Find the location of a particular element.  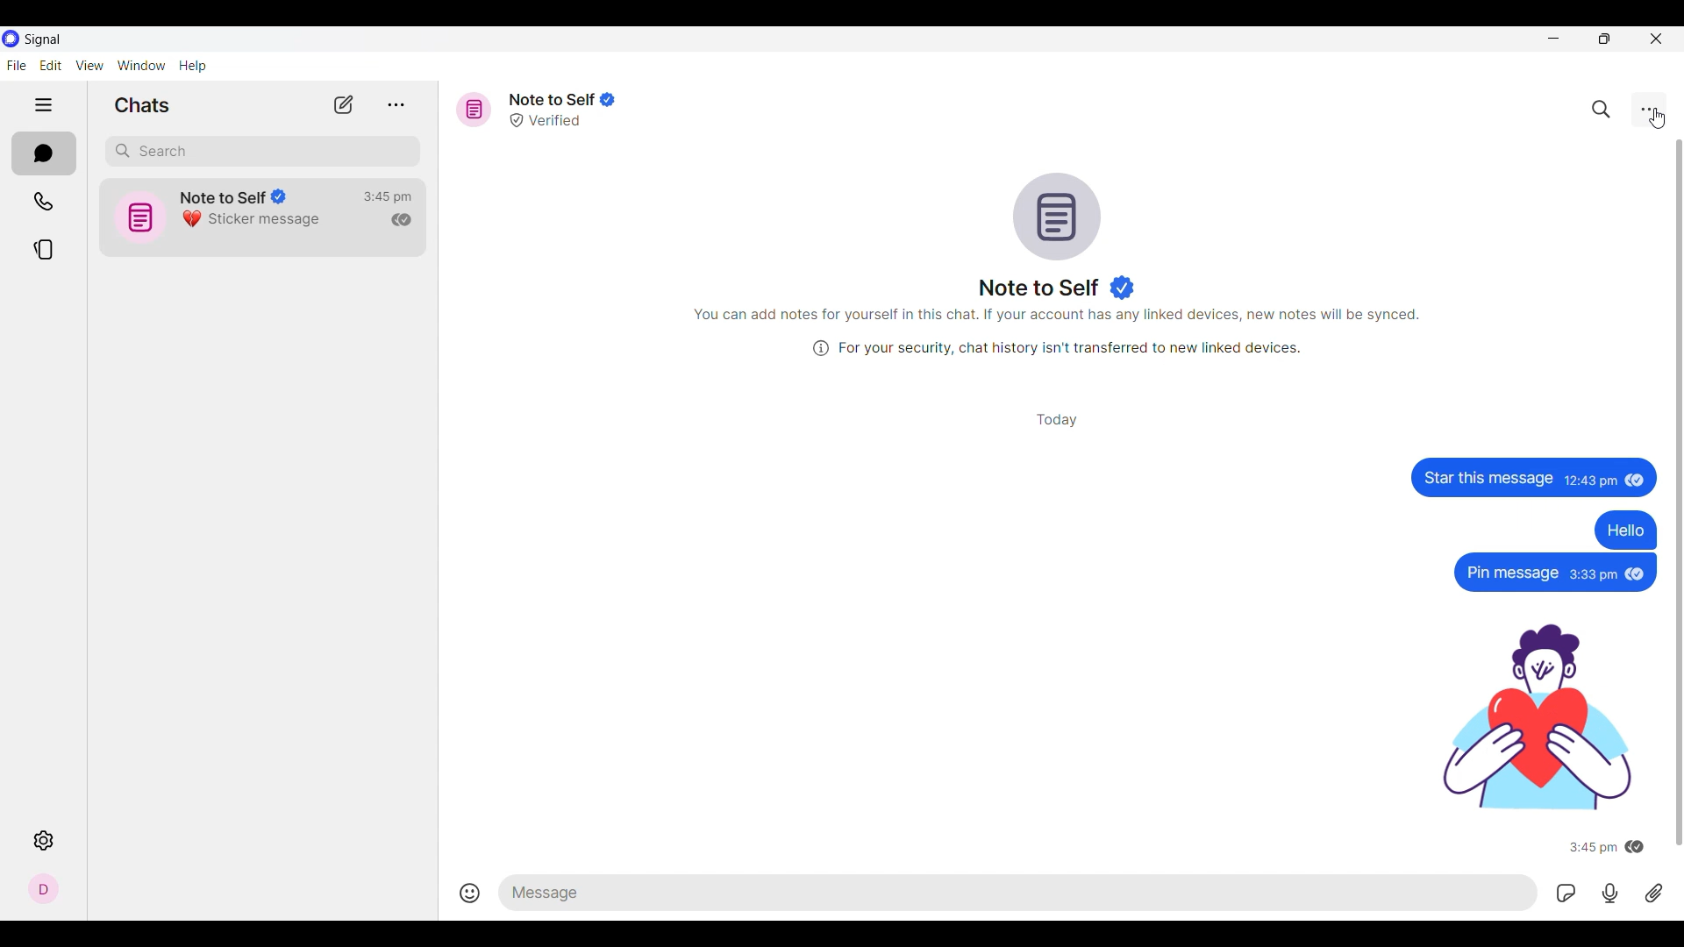

Pin message is located at coordinates (1510, 573).